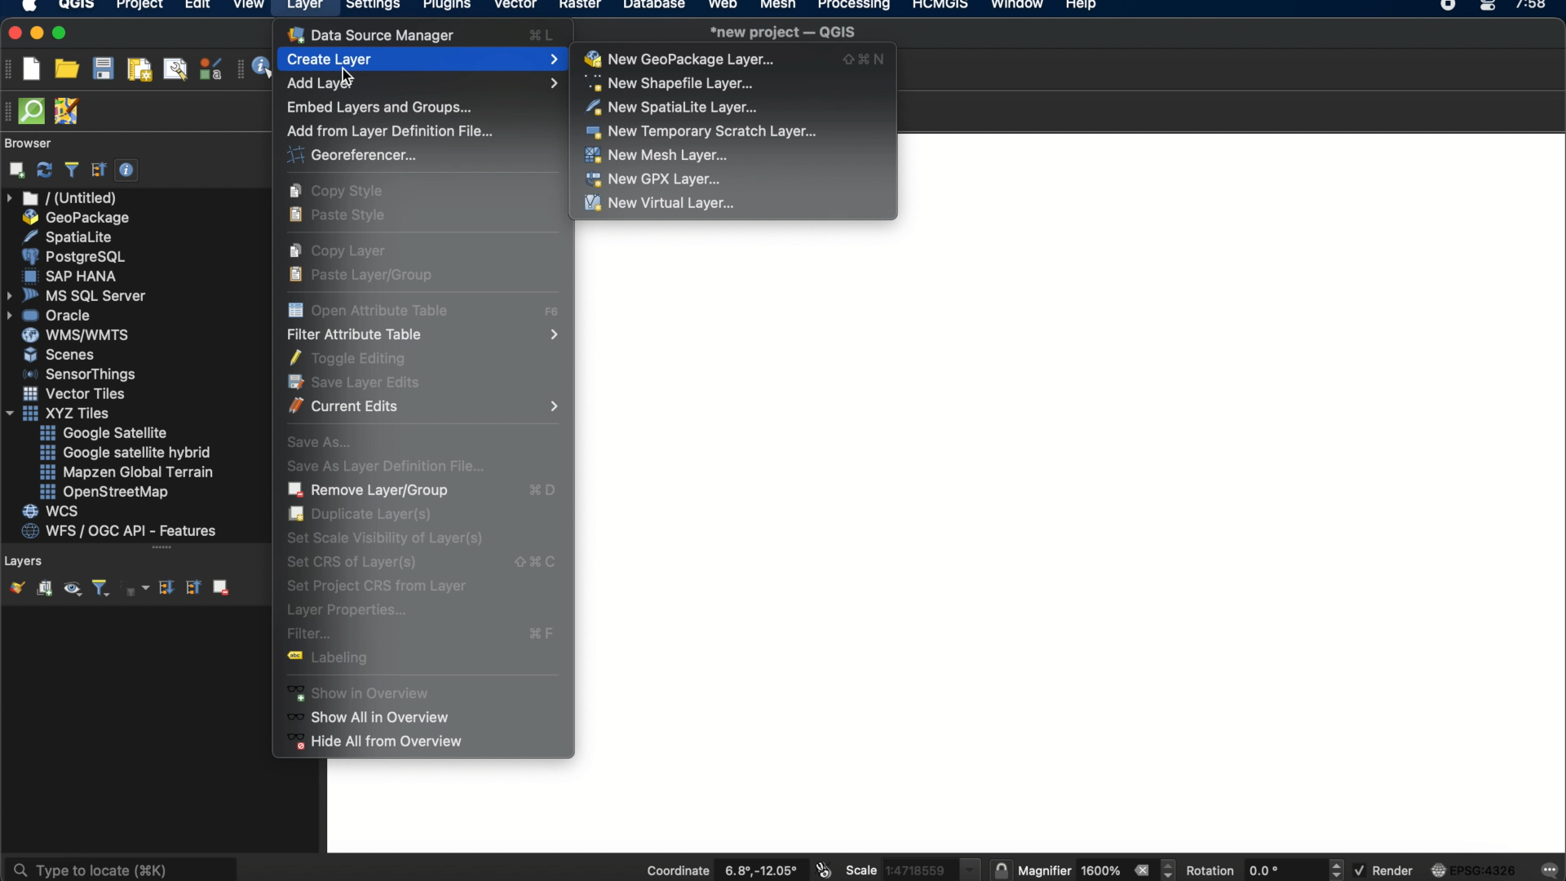 This screenshot has height=881, width=1566. I want to click on workspace, so click(1068, 538).